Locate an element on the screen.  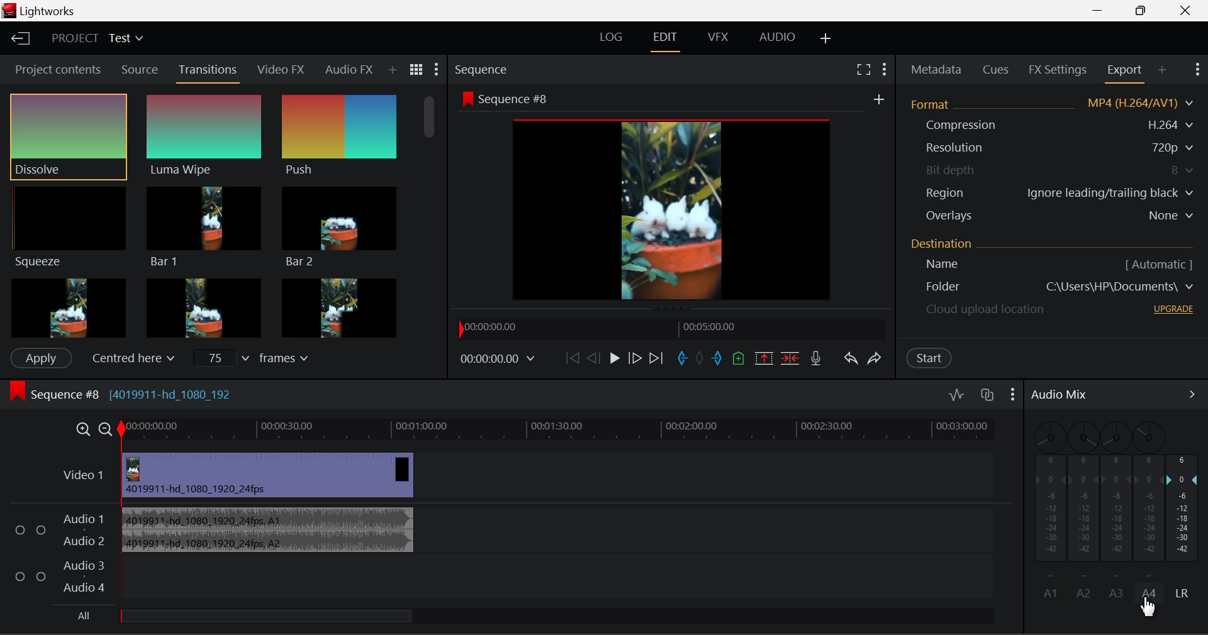
Export is located at coordinates (1122, 72).